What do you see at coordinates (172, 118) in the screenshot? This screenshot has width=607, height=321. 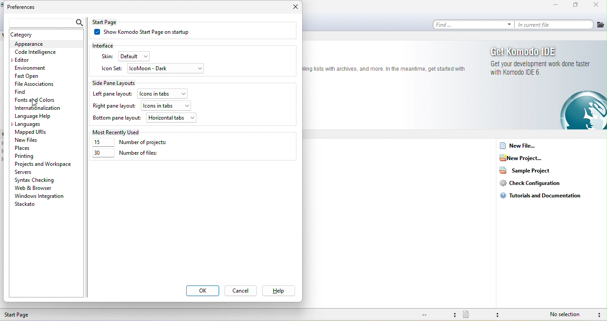 I see `horizontal tabs` at bounding box center [172, 118].